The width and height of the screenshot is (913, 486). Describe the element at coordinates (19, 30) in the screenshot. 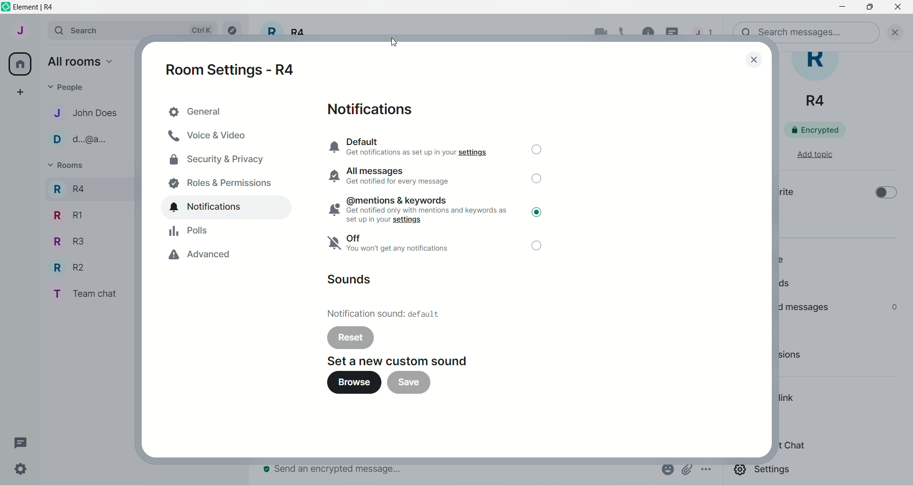

I see `account` at that location.